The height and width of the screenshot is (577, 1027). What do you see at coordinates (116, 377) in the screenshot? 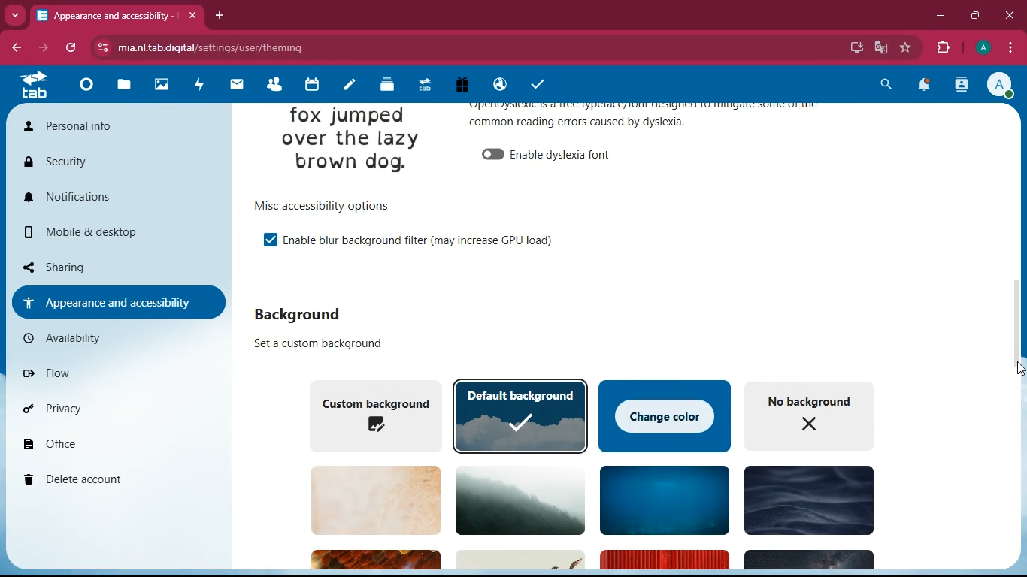
I see `flow` at bounding box center [116, 377].